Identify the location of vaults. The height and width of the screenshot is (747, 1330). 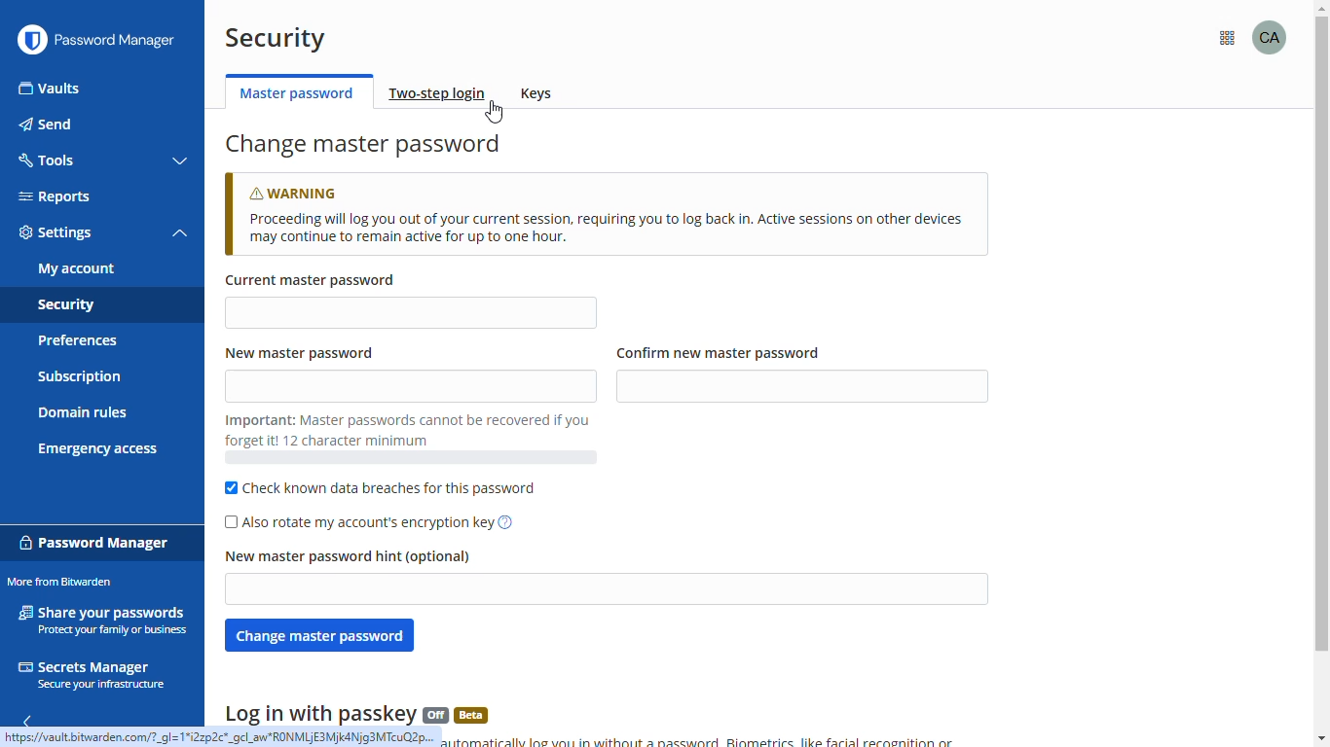
(51, 89).